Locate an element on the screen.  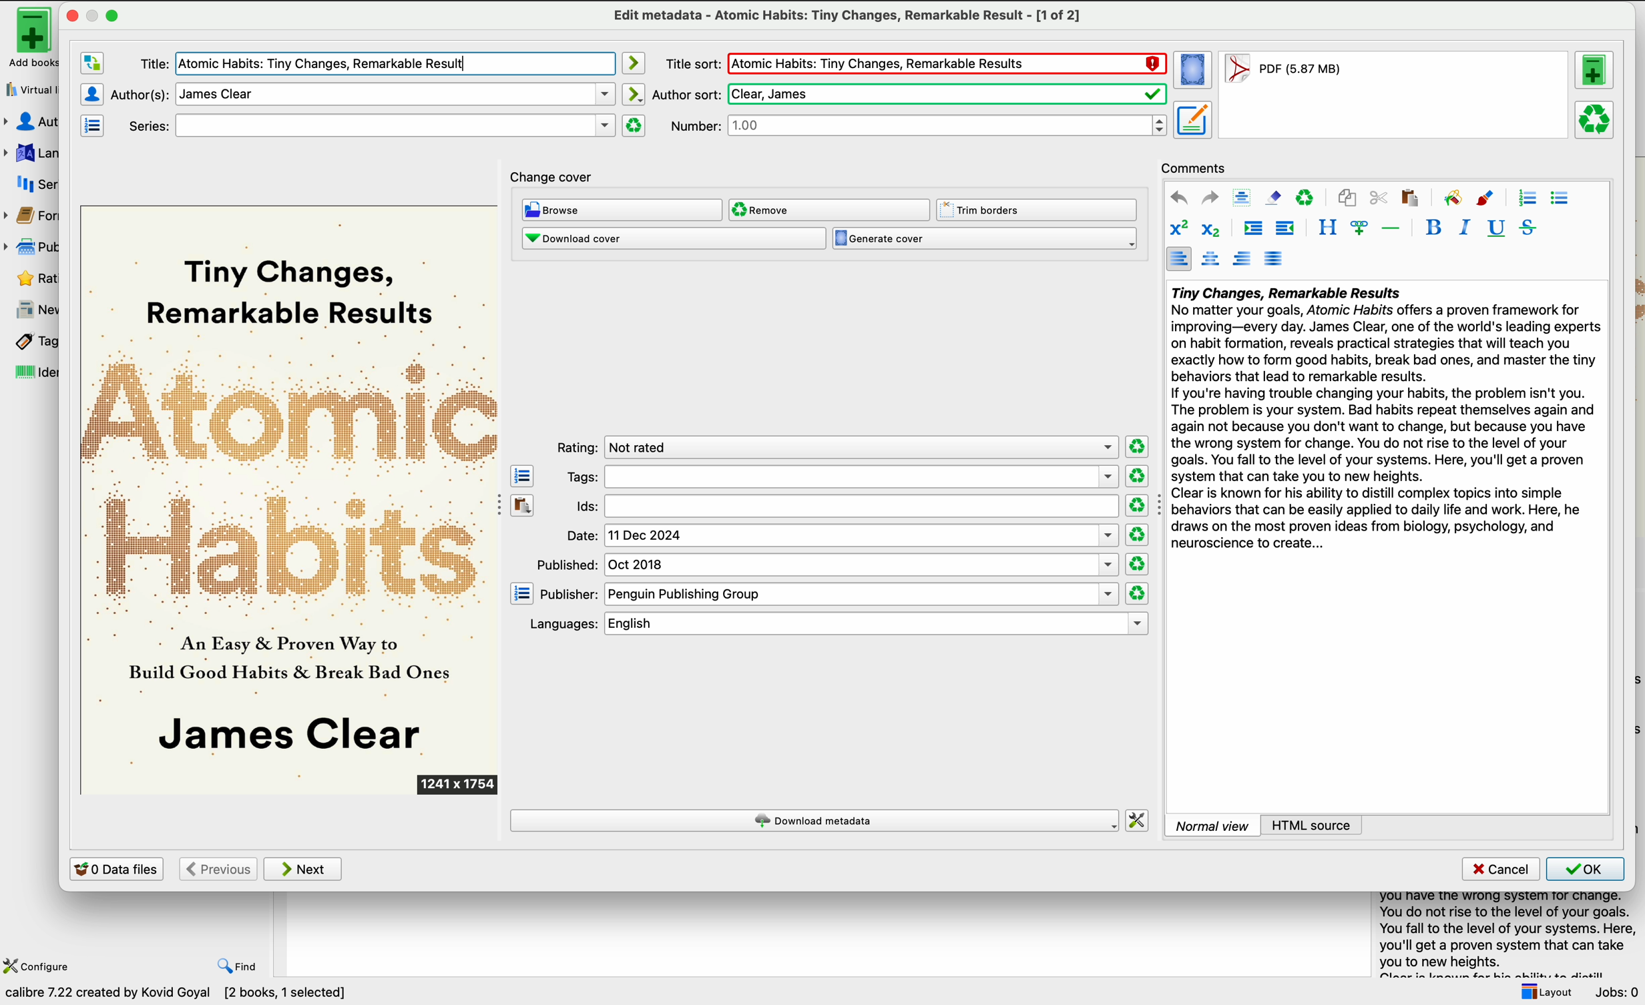
underline is located at coordinates (1497, 229).